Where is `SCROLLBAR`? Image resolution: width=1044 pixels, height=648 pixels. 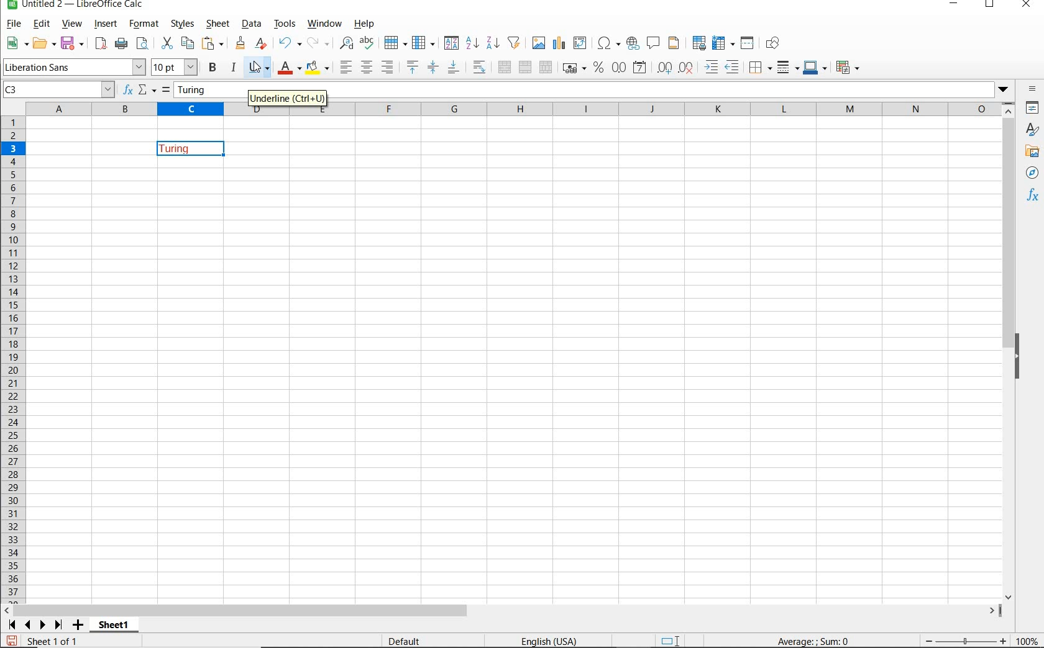 SCROLLBAR is located at coordinates (501, 611).